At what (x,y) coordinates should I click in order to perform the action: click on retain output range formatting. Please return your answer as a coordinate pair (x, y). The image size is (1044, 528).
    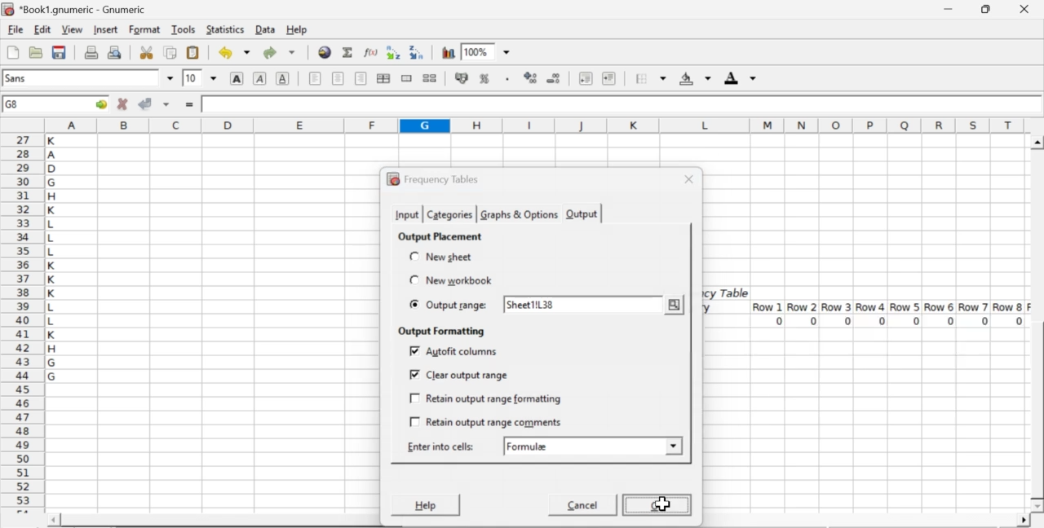
    Looking at the image, I should click on (486, 399).